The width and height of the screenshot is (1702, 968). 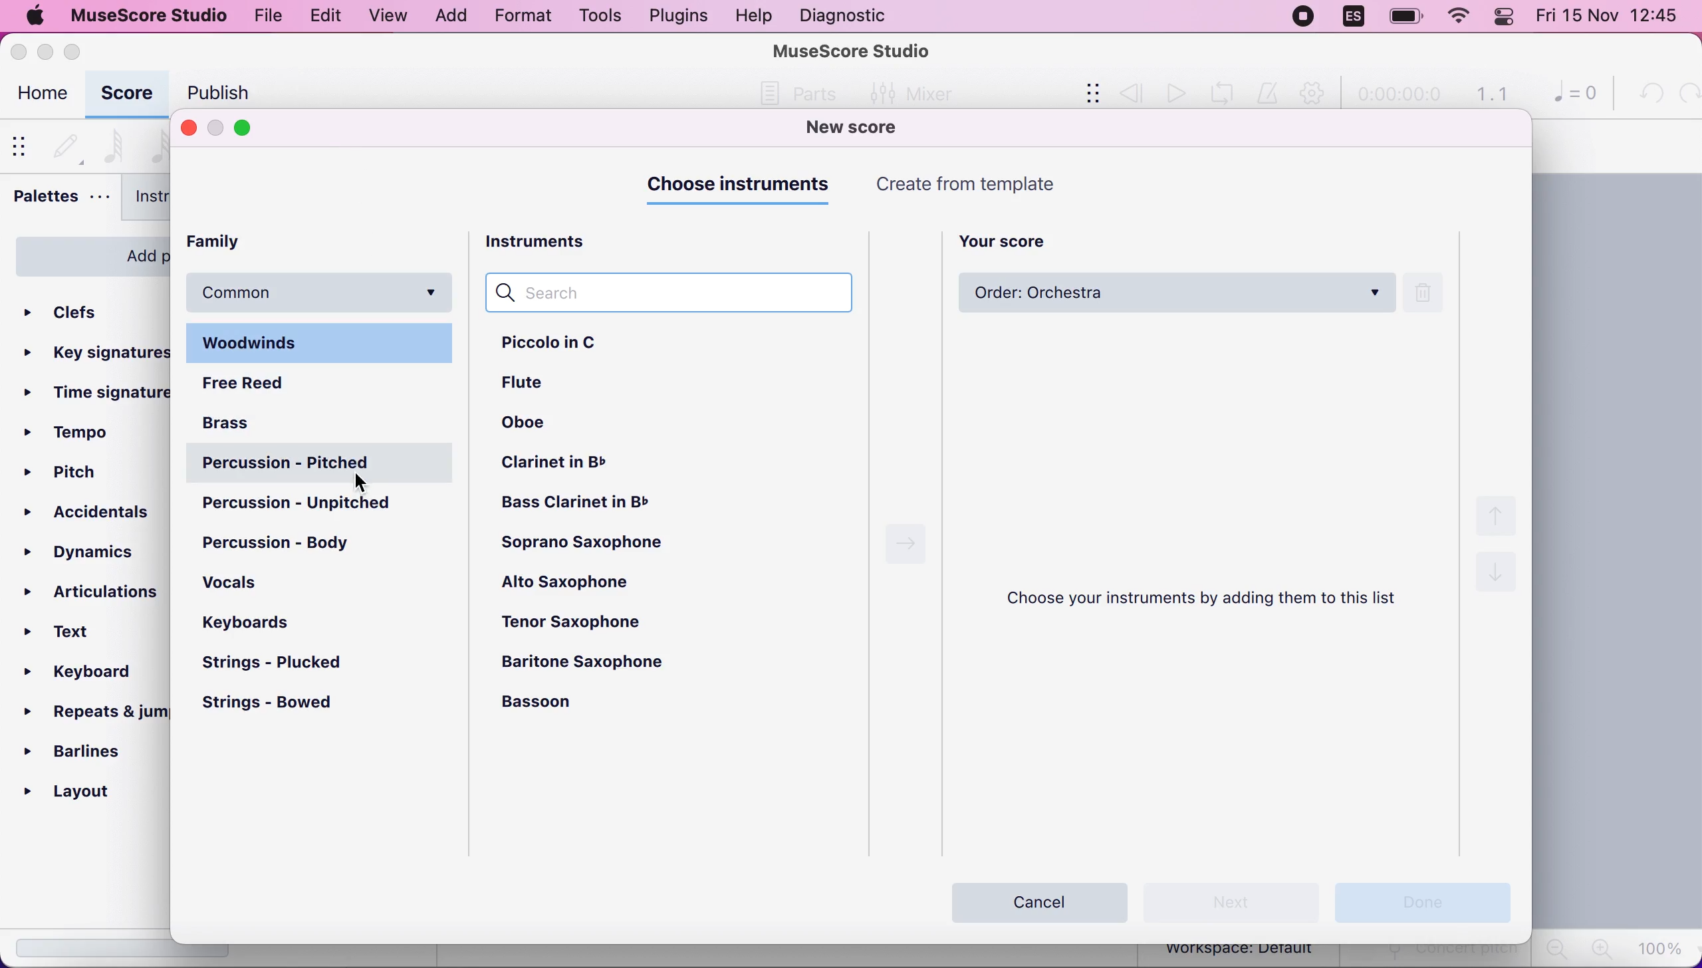 I want to click on show/hide, so click(x=23, y=145).